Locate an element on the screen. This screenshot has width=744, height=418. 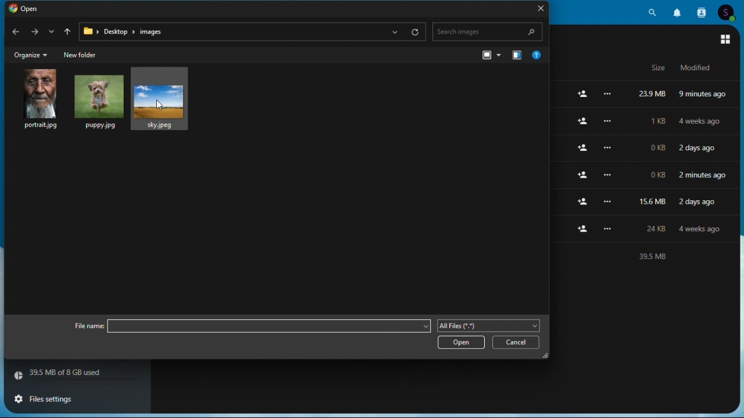
Help is located at coordinates (536, 53).